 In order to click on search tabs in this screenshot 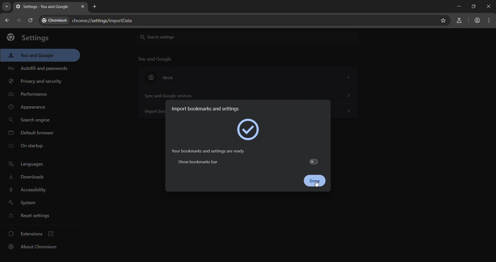, I will do `click(7, 7)`.